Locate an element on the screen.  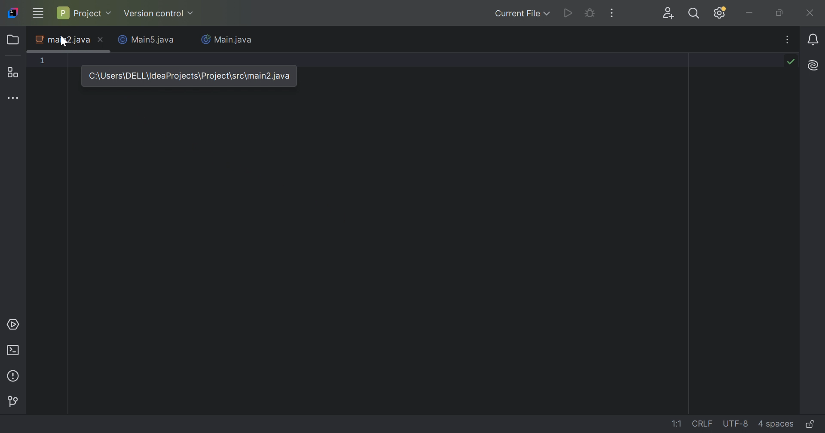
More tool windows is located at coordinates (14, 97).